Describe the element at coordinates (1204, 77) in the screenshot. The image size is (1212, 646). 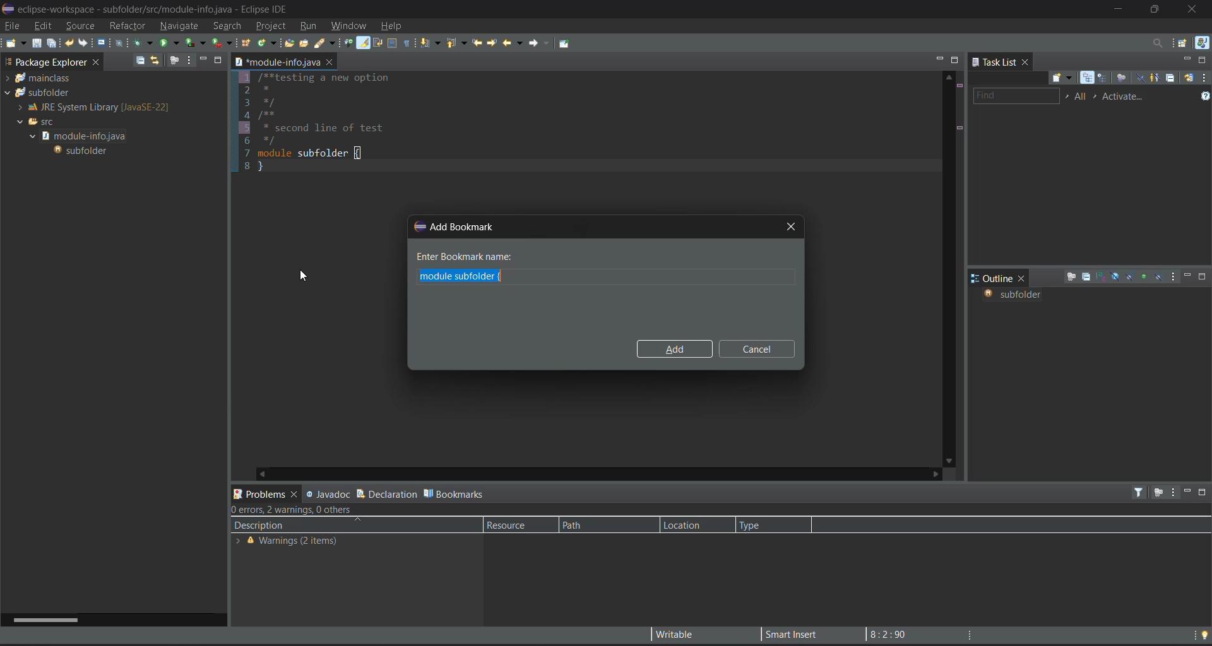
I see `view menu` at that location.